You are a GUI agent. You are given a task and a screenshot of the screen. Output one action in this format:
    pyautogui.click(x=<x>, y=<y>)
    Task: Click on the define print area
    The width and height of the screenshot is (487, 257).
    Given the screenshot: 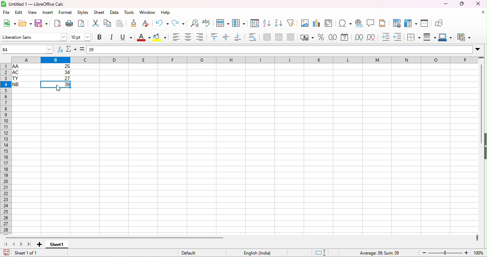 What is the action you would take?
    pyautogui.click(x=397, y=23)
    